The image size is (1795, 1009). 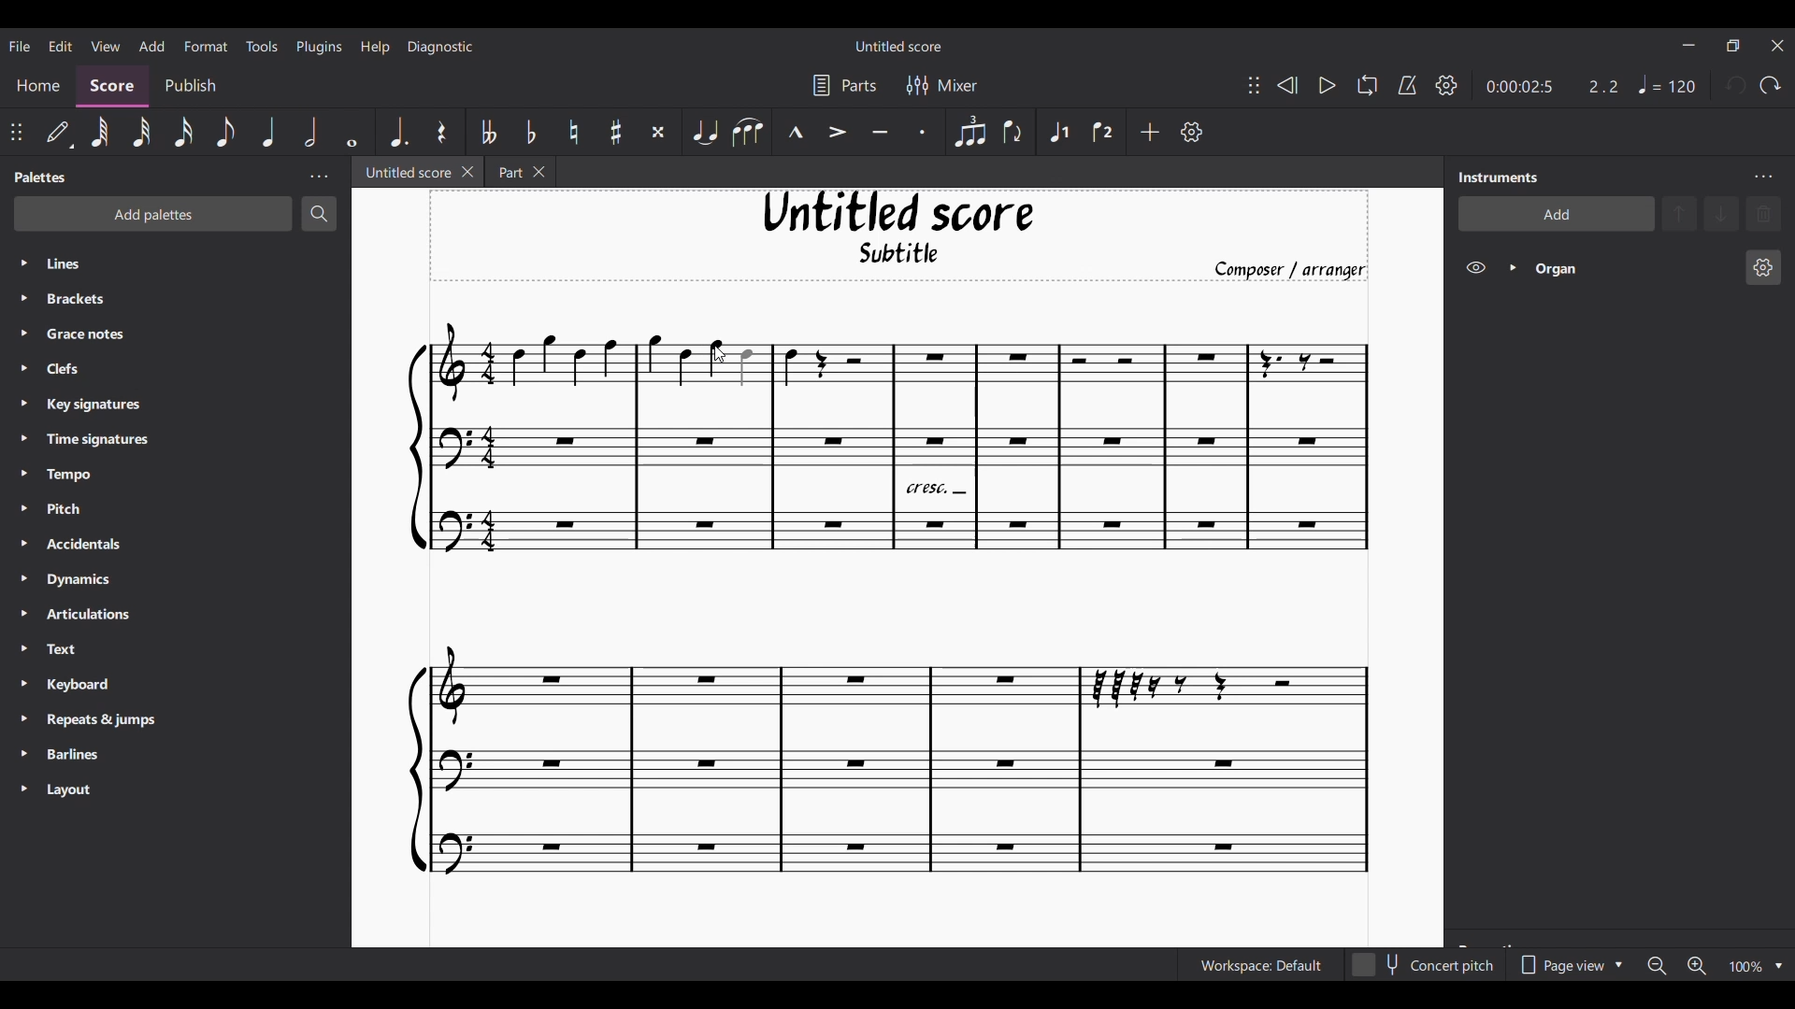 What do you see at coordinates (22, 526) in the screenshot?
I see `Click to expand respective palette` at bounding box center [22, 526].